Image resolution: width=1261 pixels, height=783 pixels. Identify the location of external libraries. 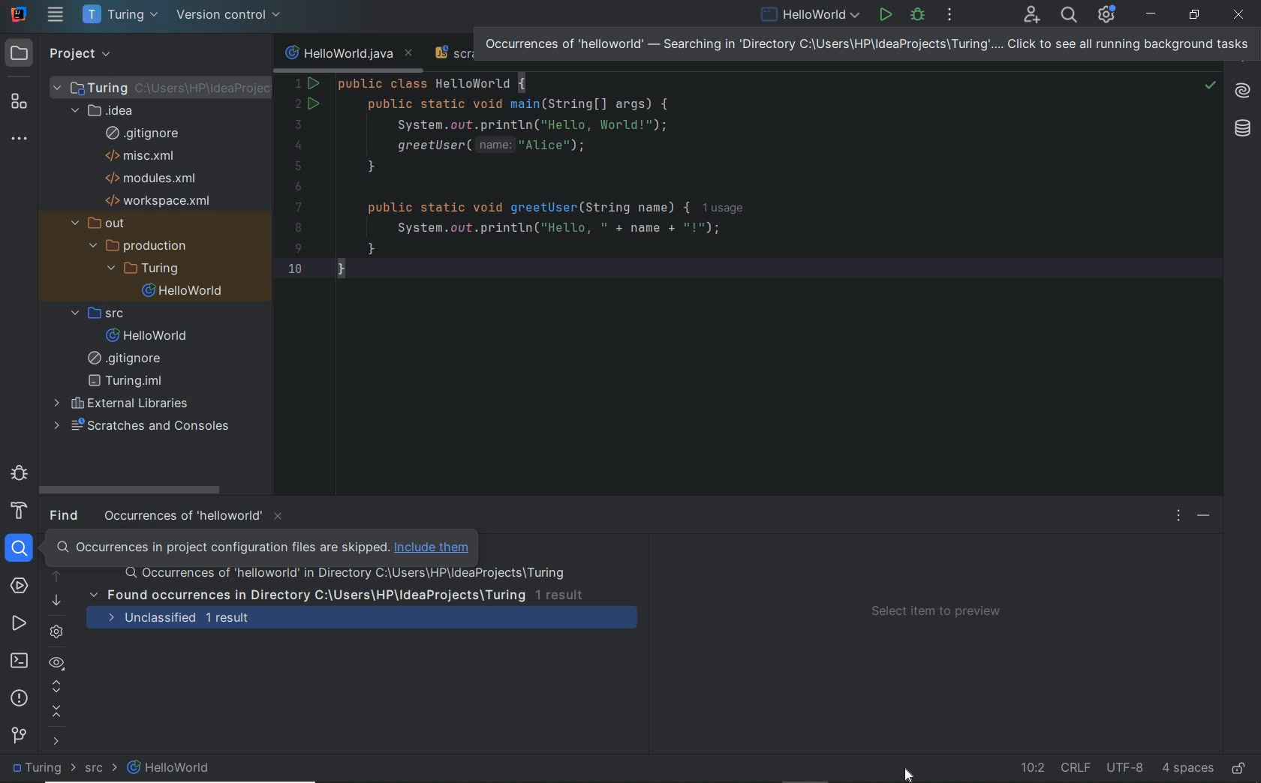
(125, 405).